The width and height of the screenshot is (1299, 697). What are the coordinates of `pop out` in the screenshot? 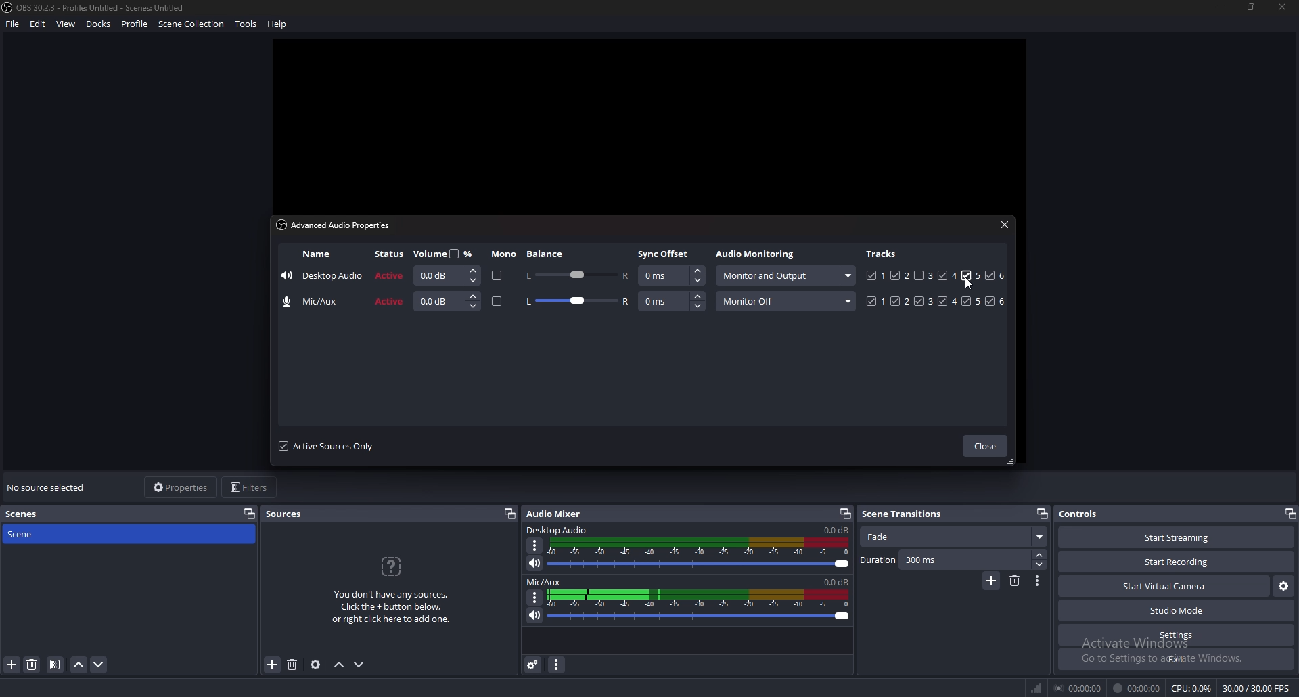 It's located at (250, 514).